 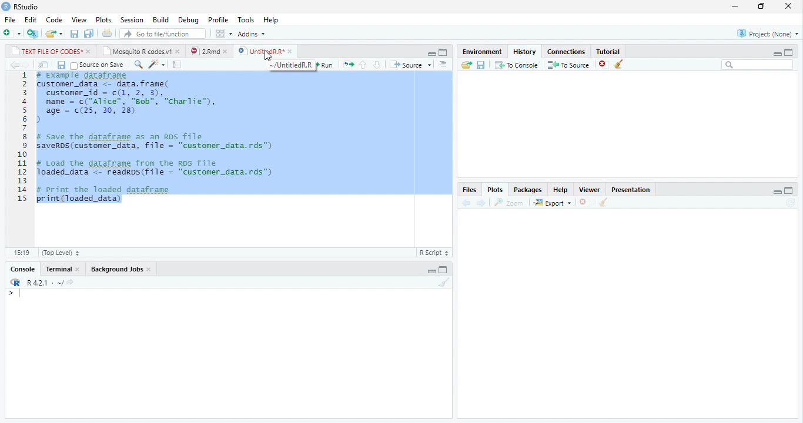 What do you see at coordinates (292, 51) in the screenshot?
I see `close` at bounding box center [292, 51].